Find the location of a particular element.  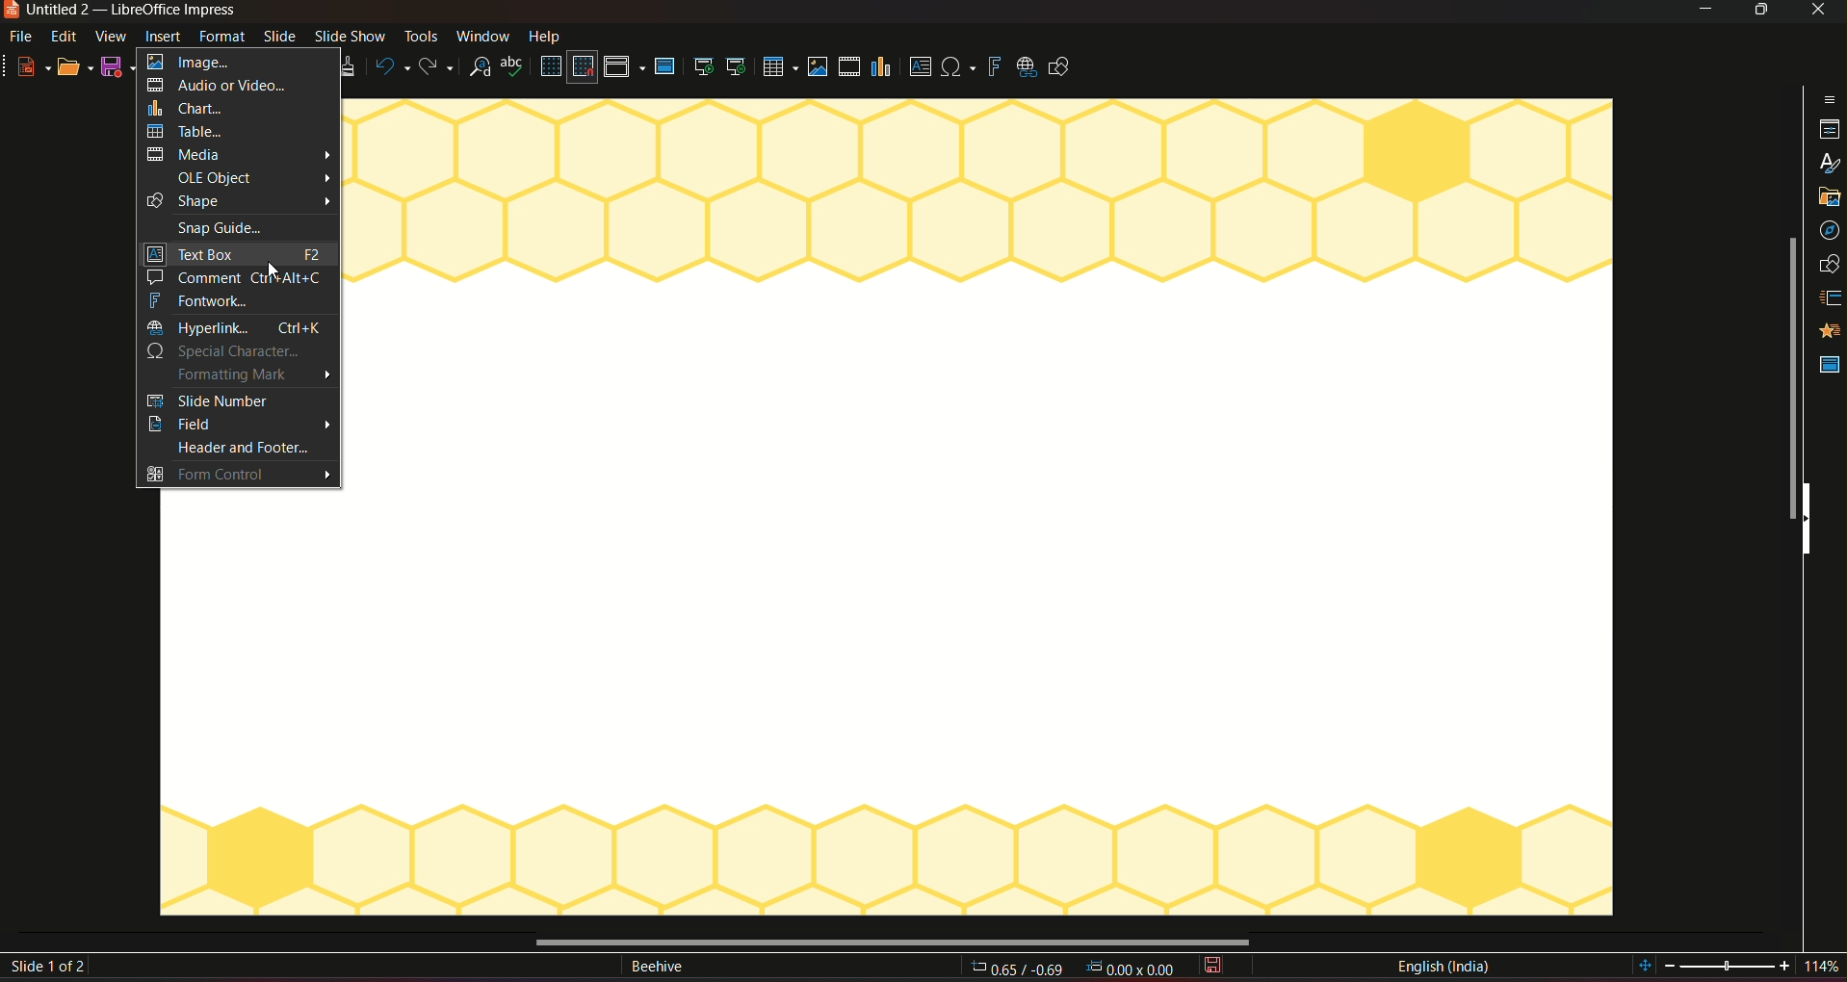

insert audio/video is located at coordinates (848, 67).